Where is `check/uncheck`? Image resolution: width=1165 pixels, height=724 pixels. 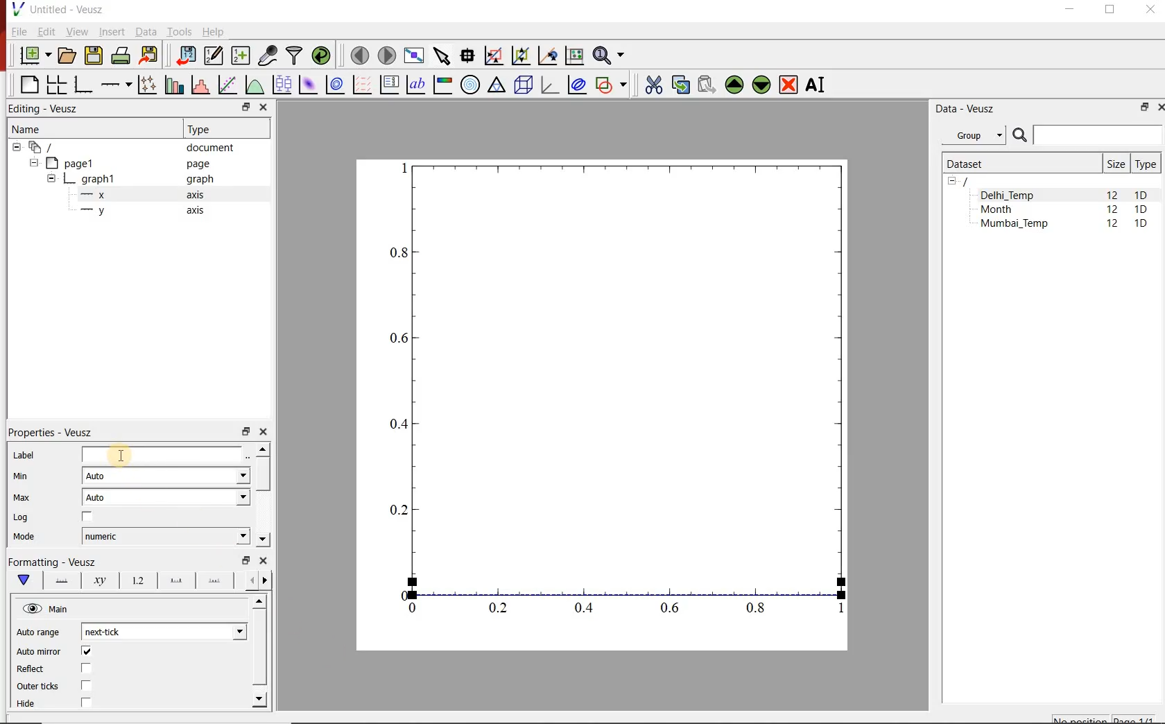
check/uncheck is located at coordinates (86, 651).